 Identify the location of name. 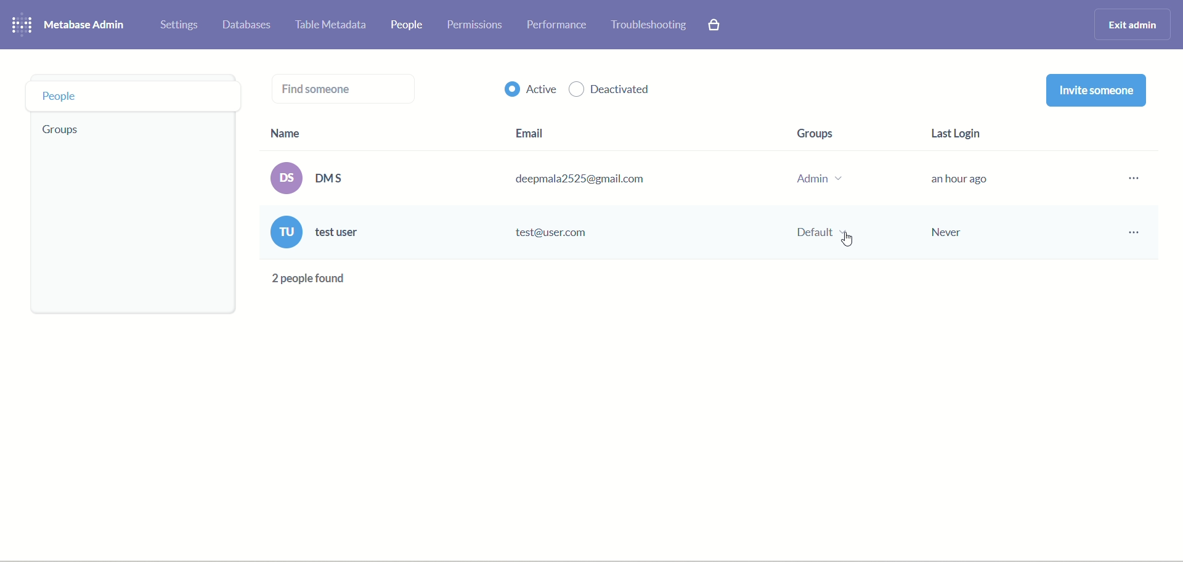
(315, 195).